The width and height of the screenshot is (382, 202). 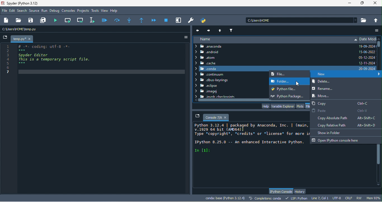 I want to click on debug, so click(x=55, y=11).